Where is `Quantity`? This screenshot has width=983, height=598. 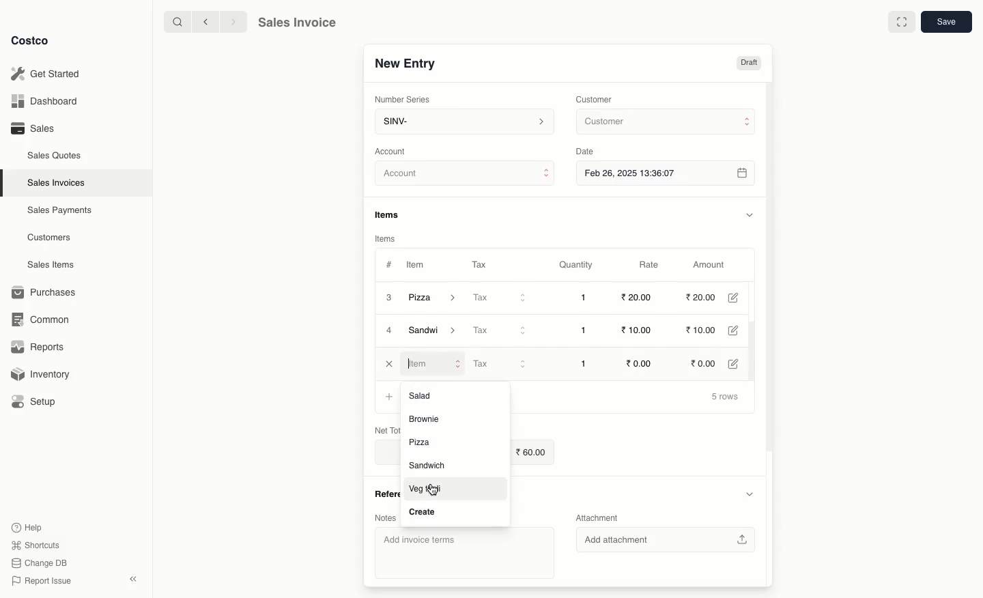 Quantity is located at coordinates (575, 266).